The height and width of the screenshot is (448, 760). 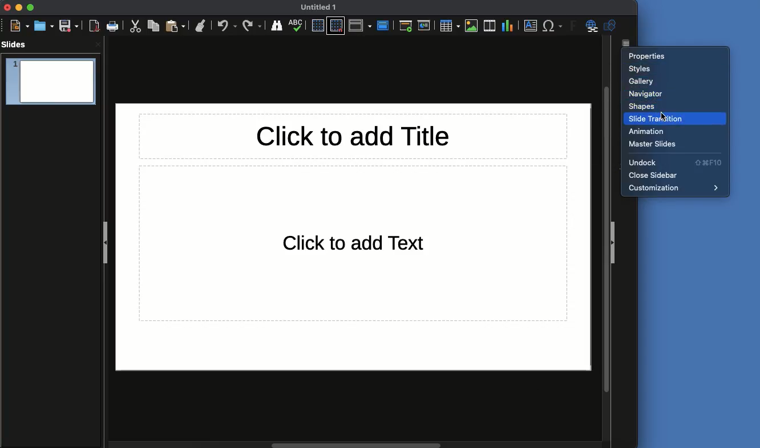 What do you see at coordinates (361, 26) in the screenshot?
I see `Display views` at bounding box center [361, 26].